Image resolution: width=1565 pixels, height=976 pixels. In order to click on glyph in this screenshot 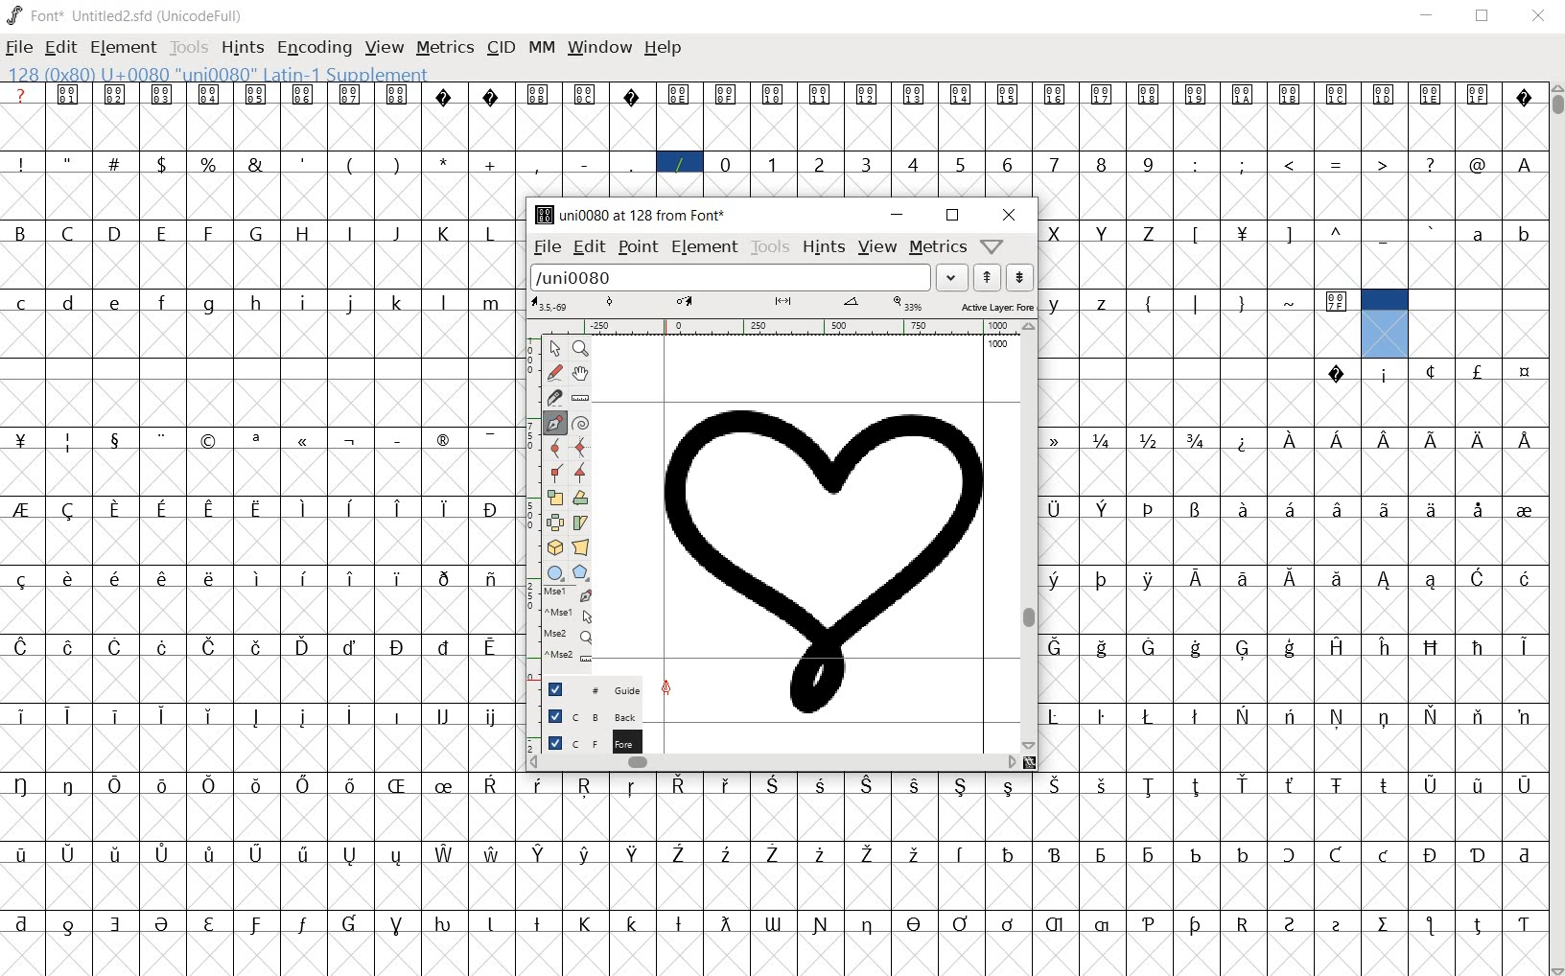, I will do `click(163, 786)`.